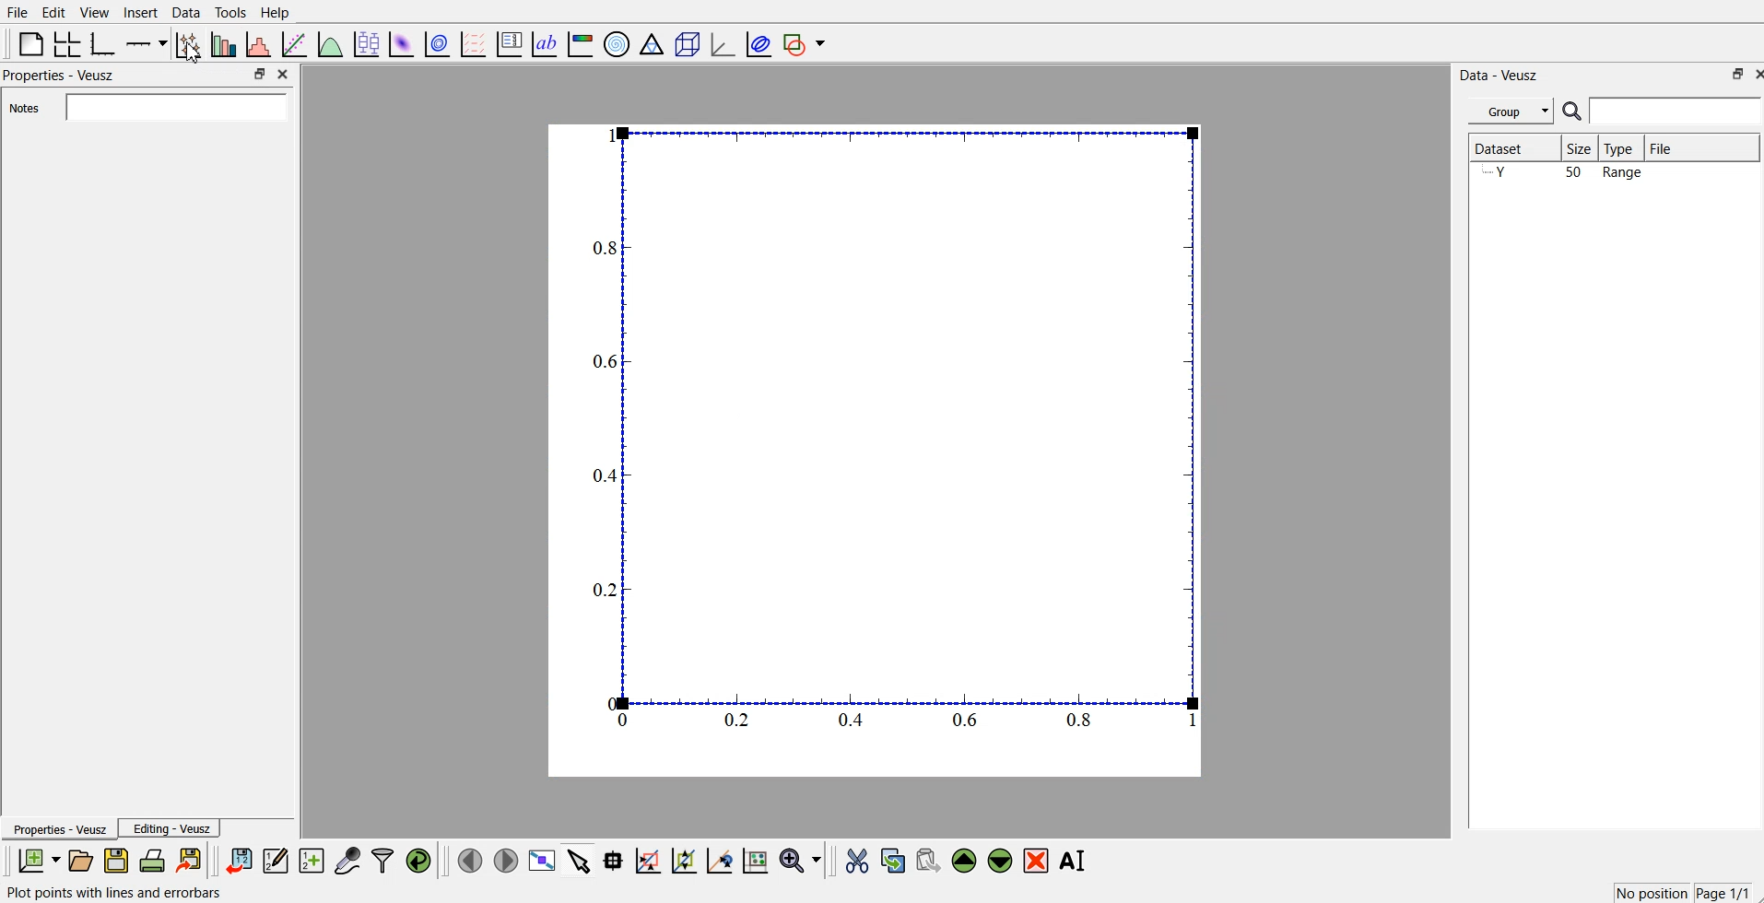 The width and height of the screenshot is (1764, 903). What do you see at coordinates (312, 862) in the screenshot?
I see `create new datasets` at bounding box center [312, 862].